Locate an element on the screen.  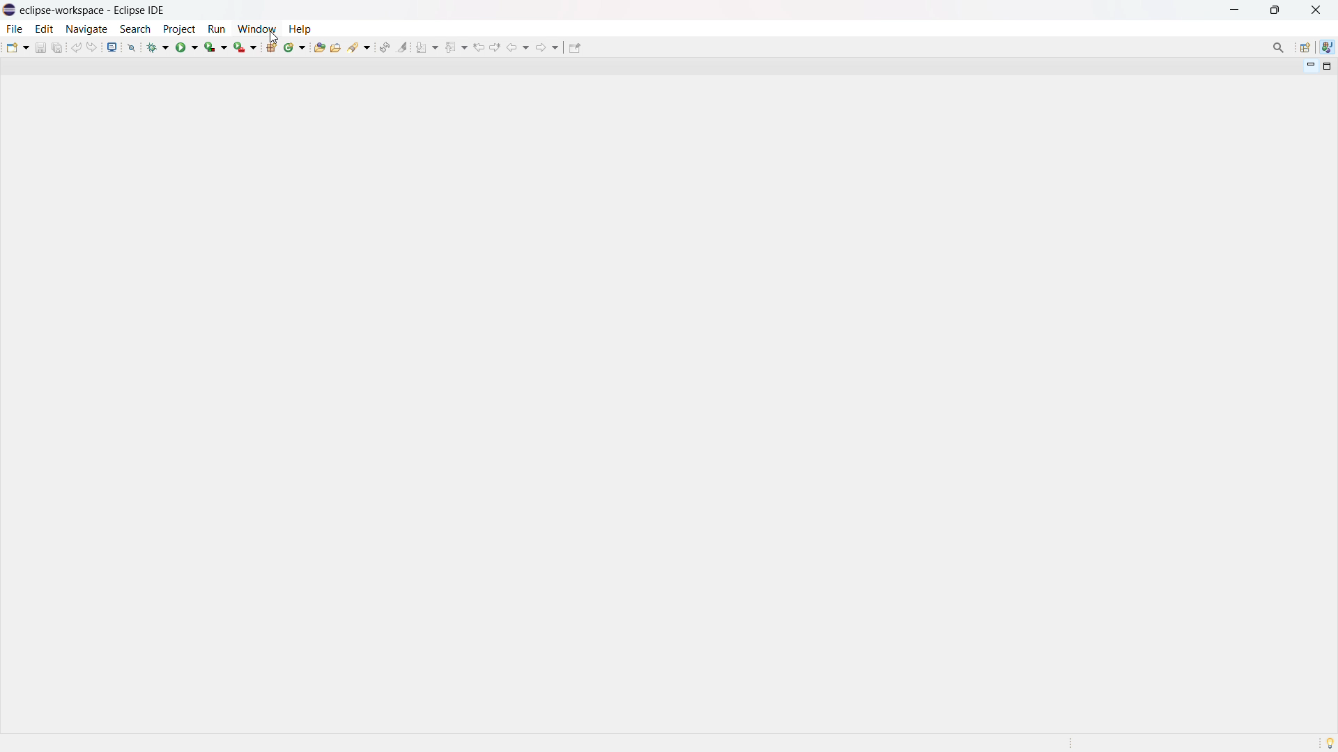
search is located at coordinates (135, 29).